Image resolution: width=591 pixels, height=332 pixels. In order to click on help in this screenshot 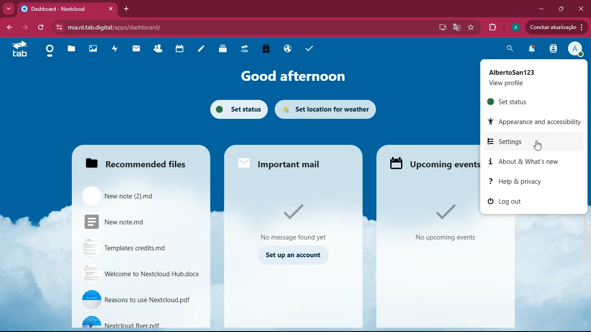, I will do `click(525, 182)`.